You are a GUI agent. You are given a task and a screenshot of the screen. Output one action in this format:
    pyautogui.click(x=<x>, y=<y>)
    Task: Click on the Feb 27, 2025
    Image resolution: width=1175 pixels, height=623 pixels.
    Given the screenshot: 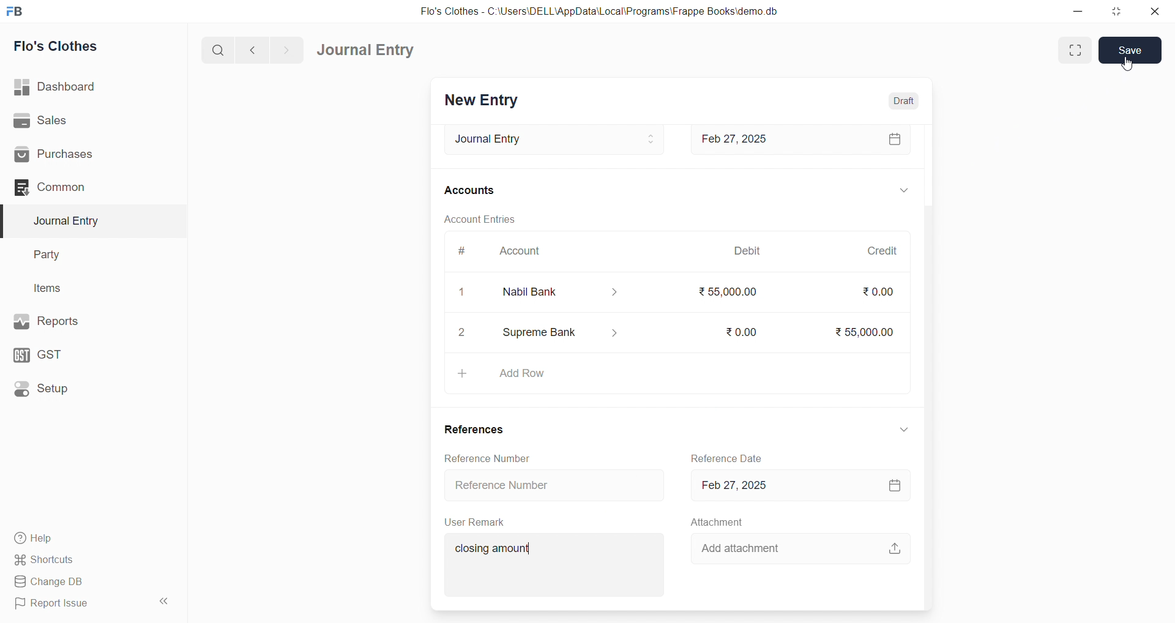 What is the action you would take?
    pyautogui.click(x=796, y=485)
    